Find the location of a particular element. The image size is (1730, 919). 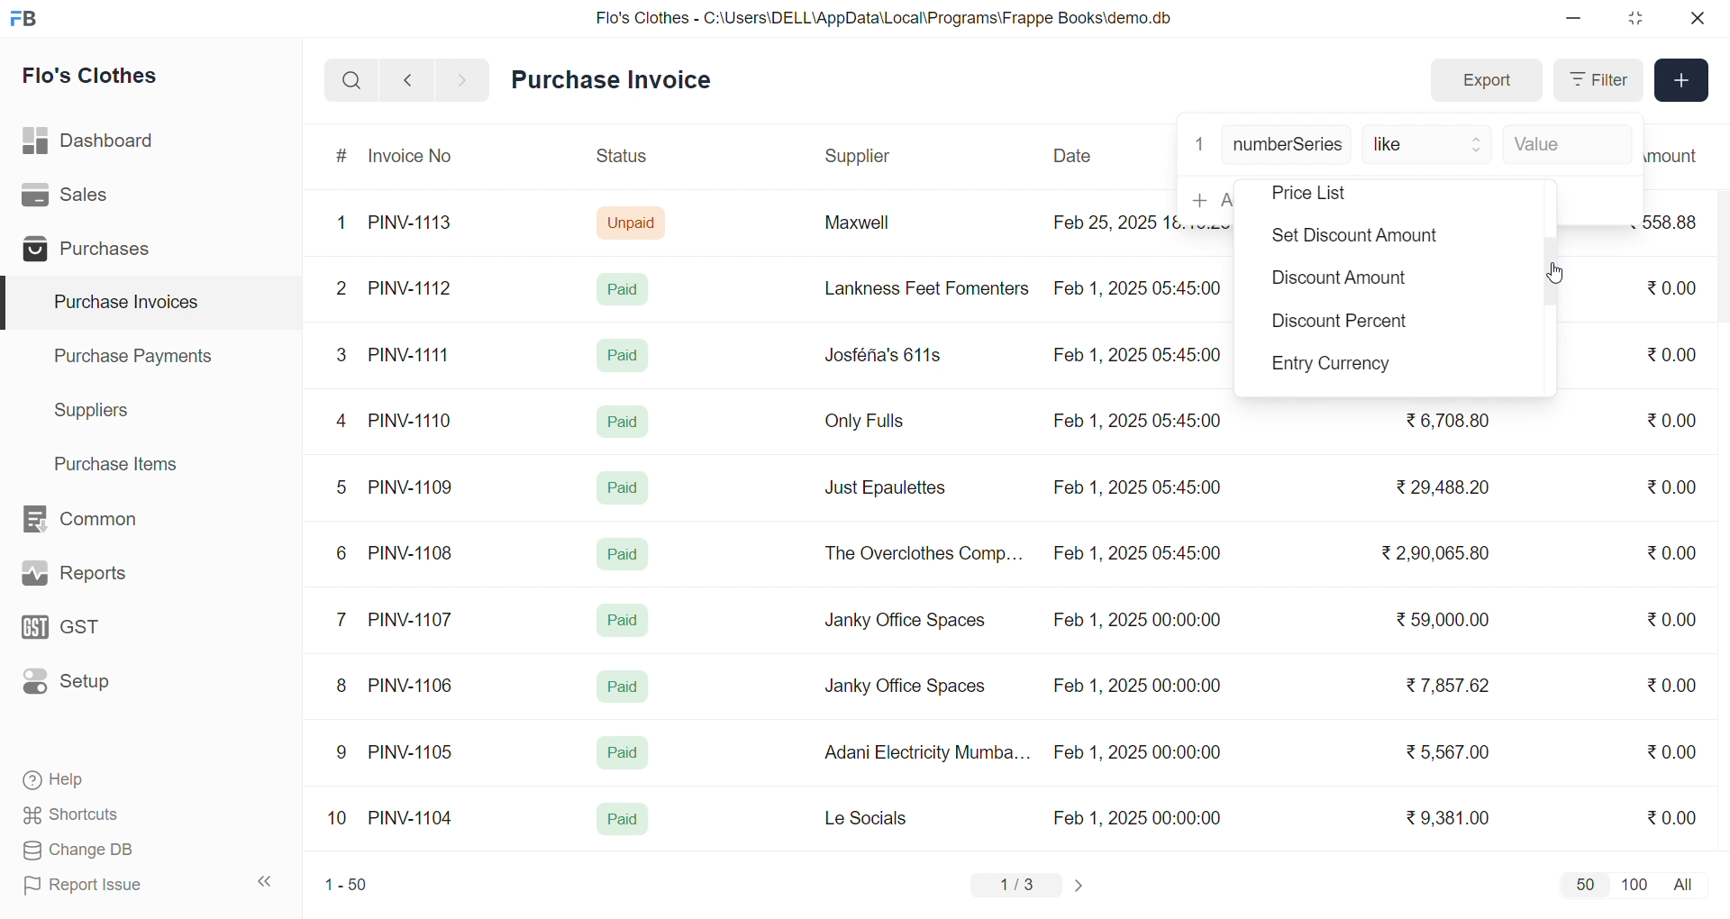

Feb 1, 2025 05:45:00 is located at coordinates (1136, 487).